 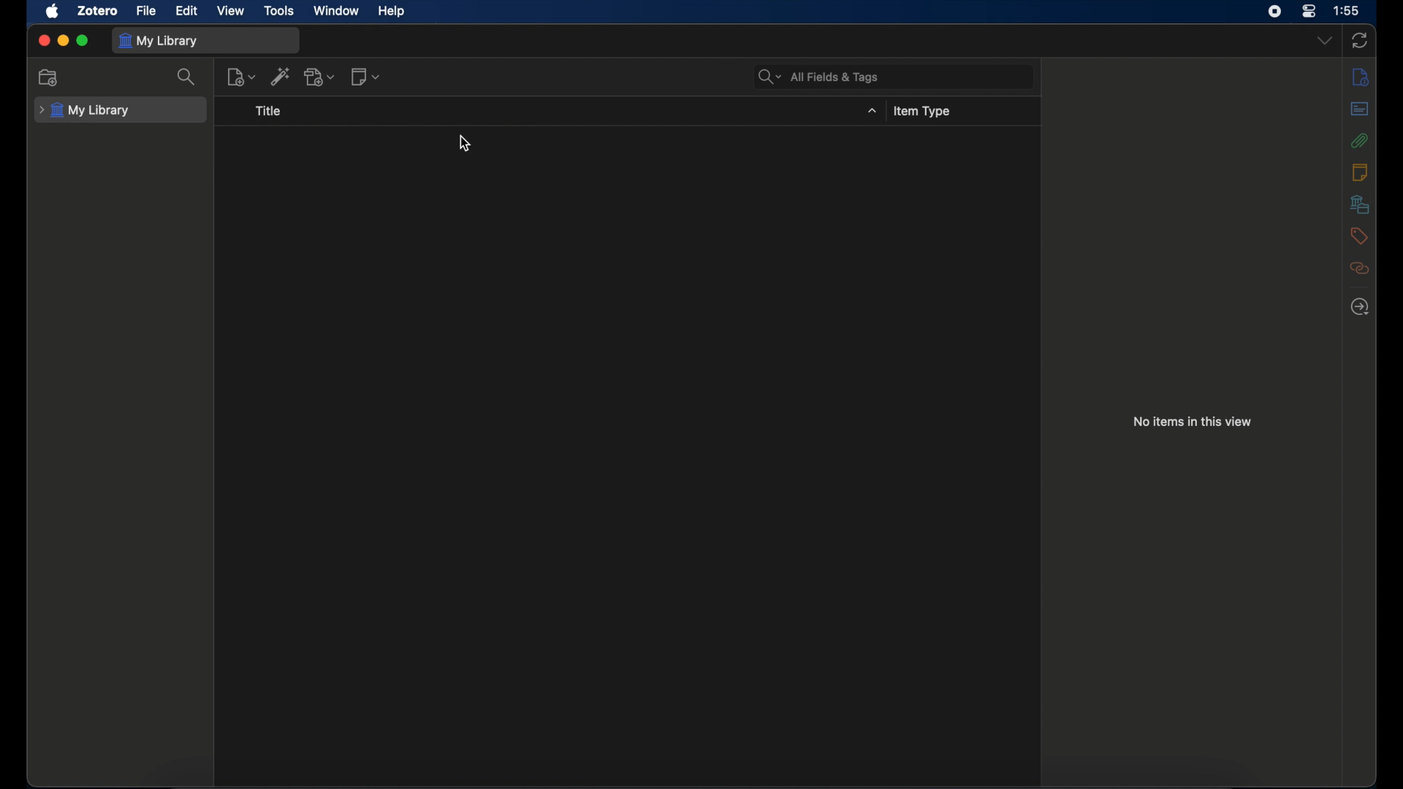 What do you see at coordinates (44, 42) in the screenshot?
I see `close` at bounding box center [44, 42].